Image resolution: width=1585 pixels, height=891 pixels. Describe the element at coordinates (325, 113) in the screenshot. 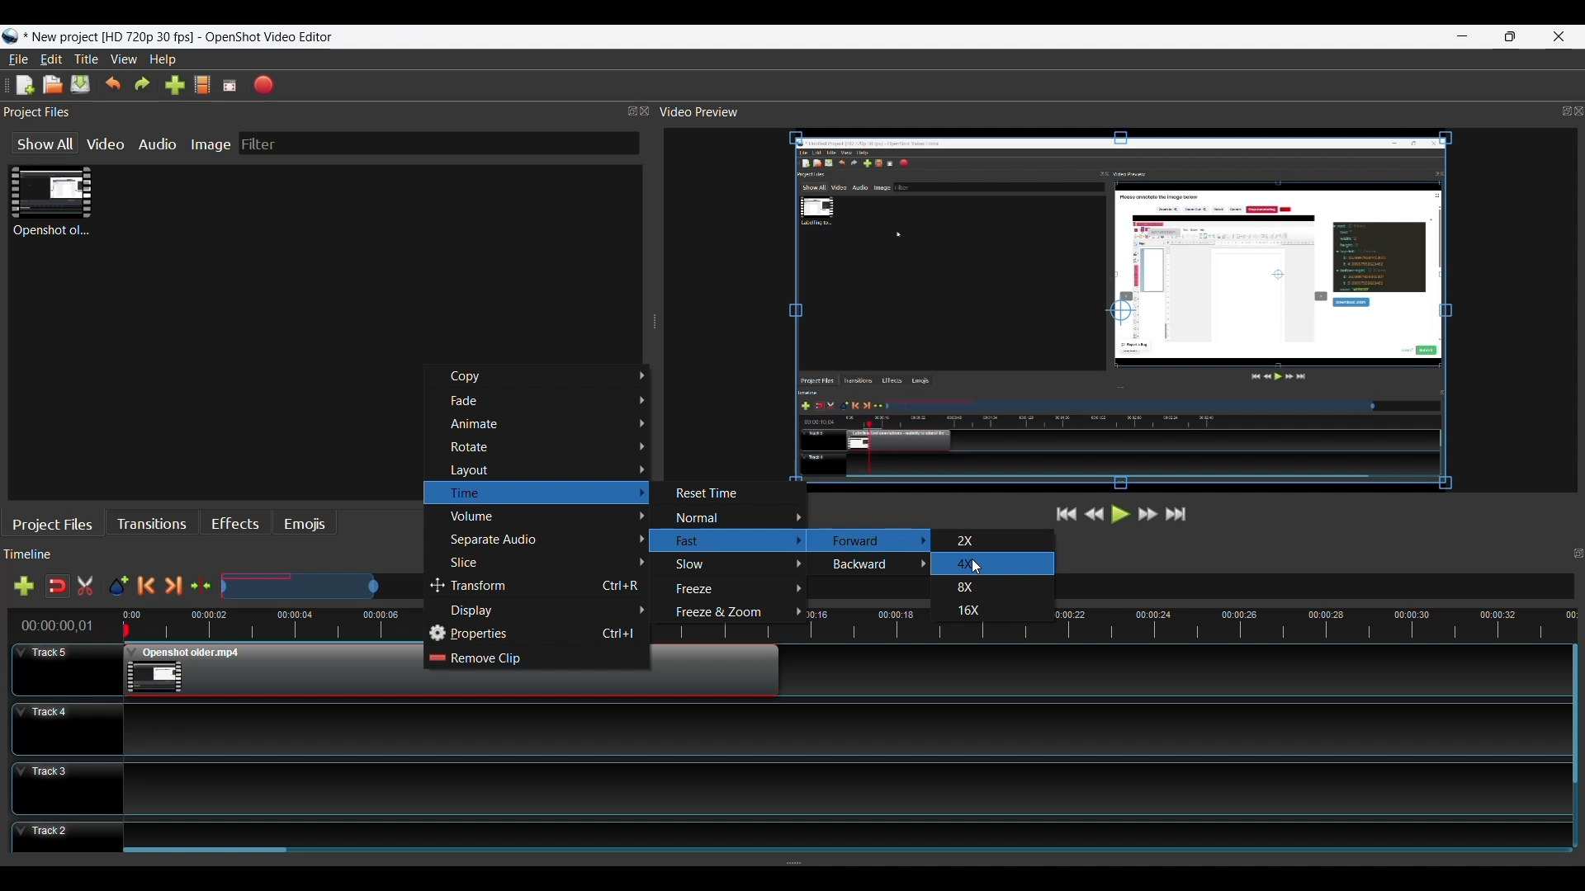

I see `Project Files` at that location.